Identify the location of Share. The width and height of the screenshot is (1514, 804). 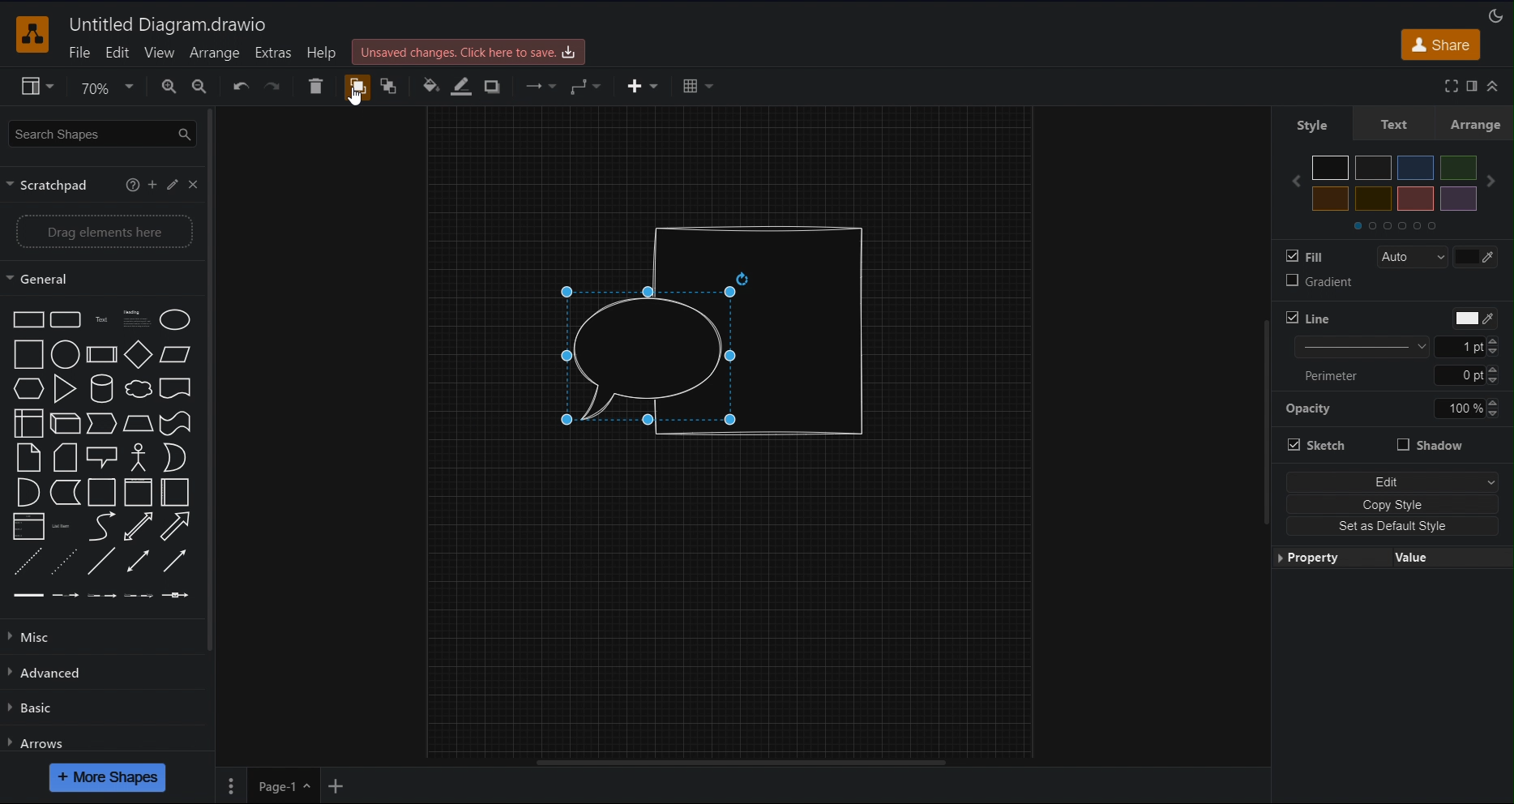
(1440, 45).